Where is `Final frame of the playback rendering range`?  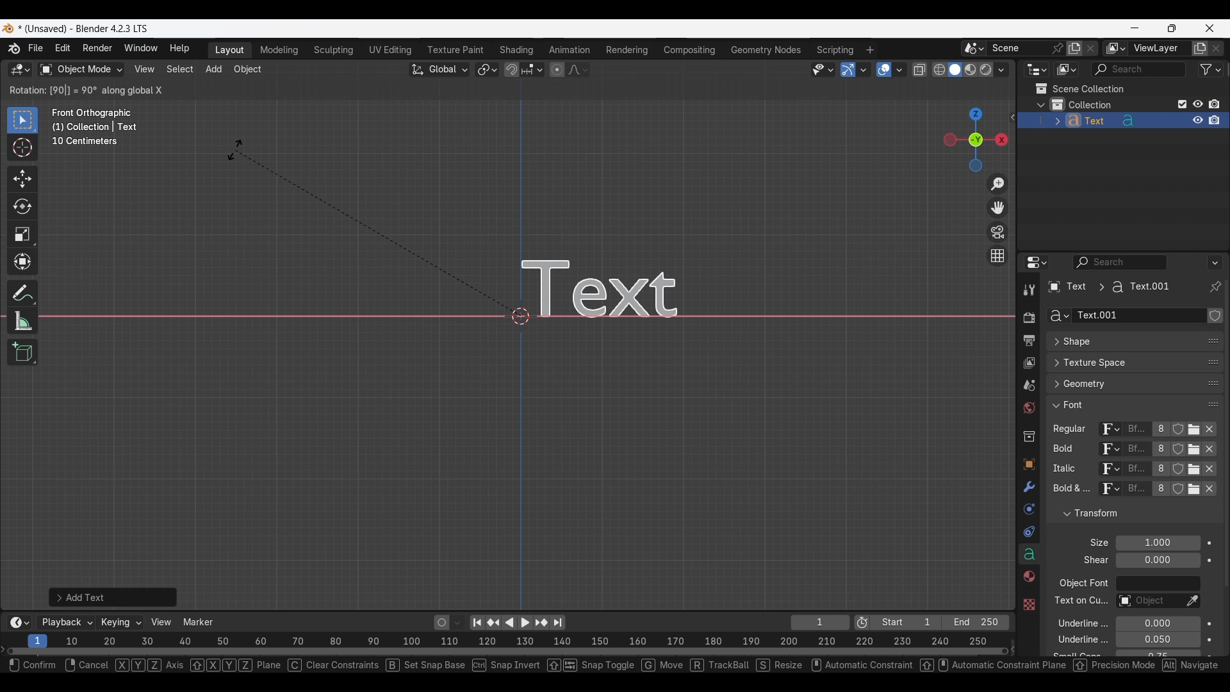 Final frame of the playback rendering range is located at coordinates (940, 623).